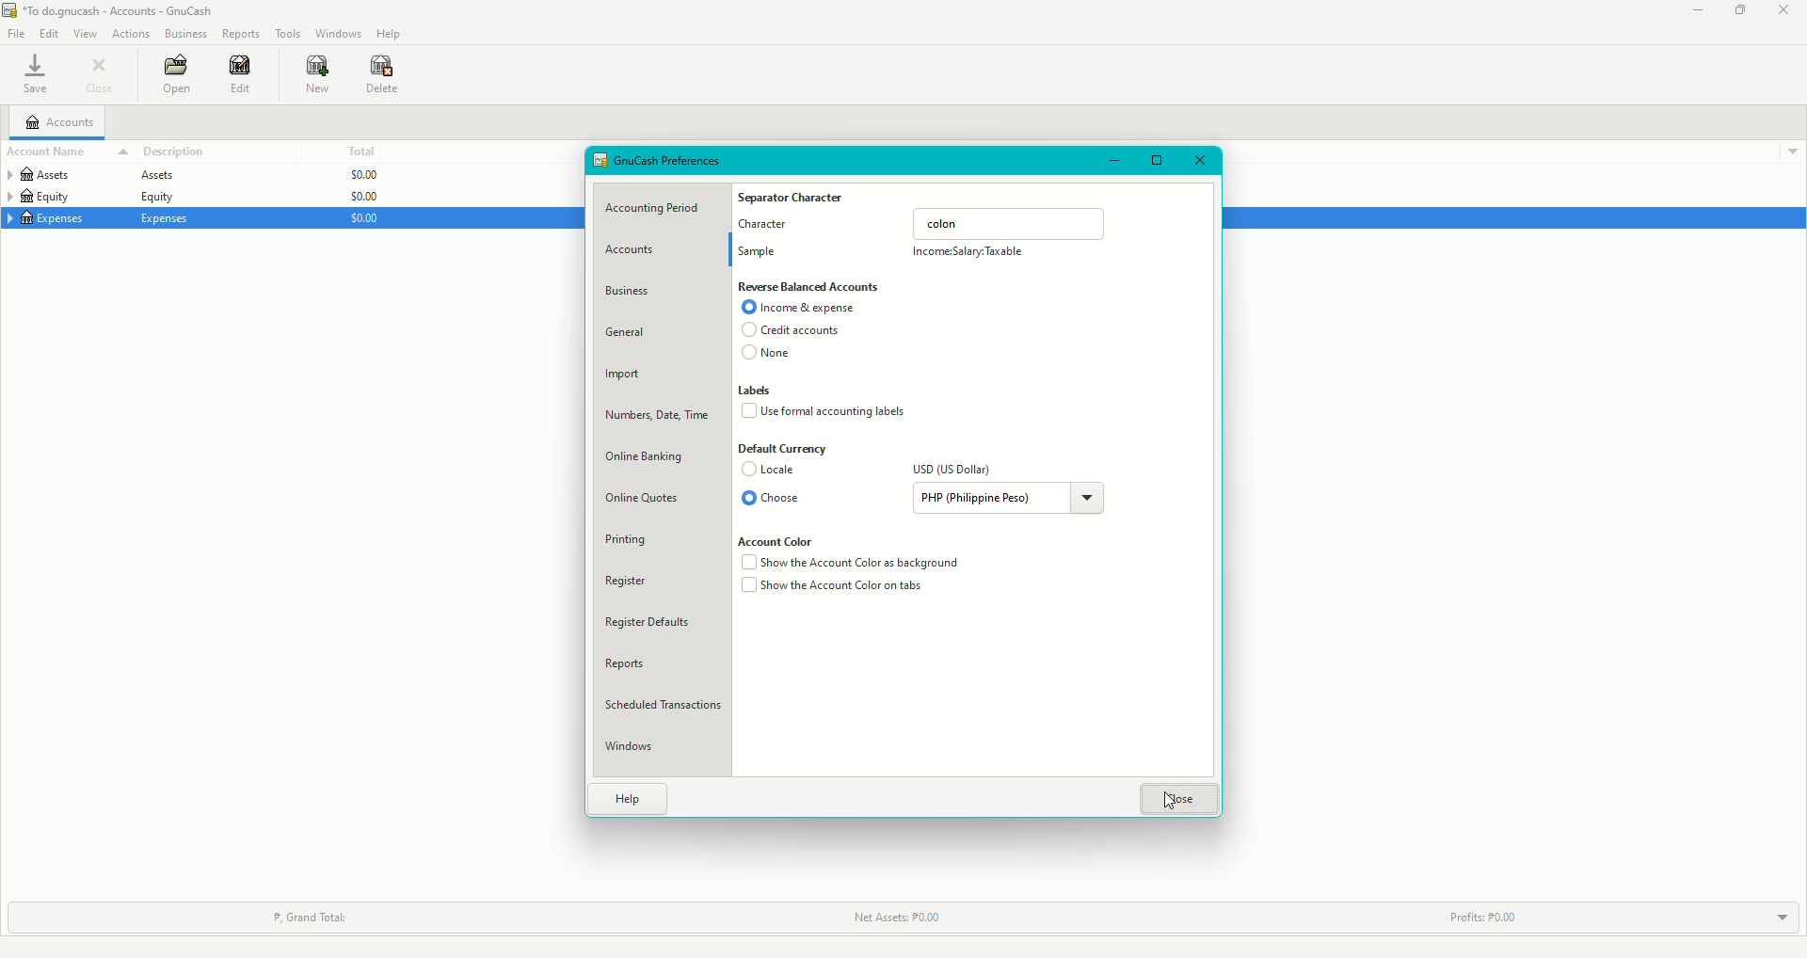 The height and width of the screenshot is (958, 1807). What do you see at coordinates (339, 33) in the screenshot?
I see `Windows` at bounding box center [339, 33].